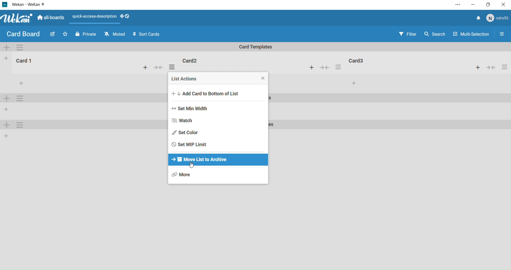  What do you see at coordinates (85, 35) in the screenshot?
I see `Private` at bounding box center [85, 35].